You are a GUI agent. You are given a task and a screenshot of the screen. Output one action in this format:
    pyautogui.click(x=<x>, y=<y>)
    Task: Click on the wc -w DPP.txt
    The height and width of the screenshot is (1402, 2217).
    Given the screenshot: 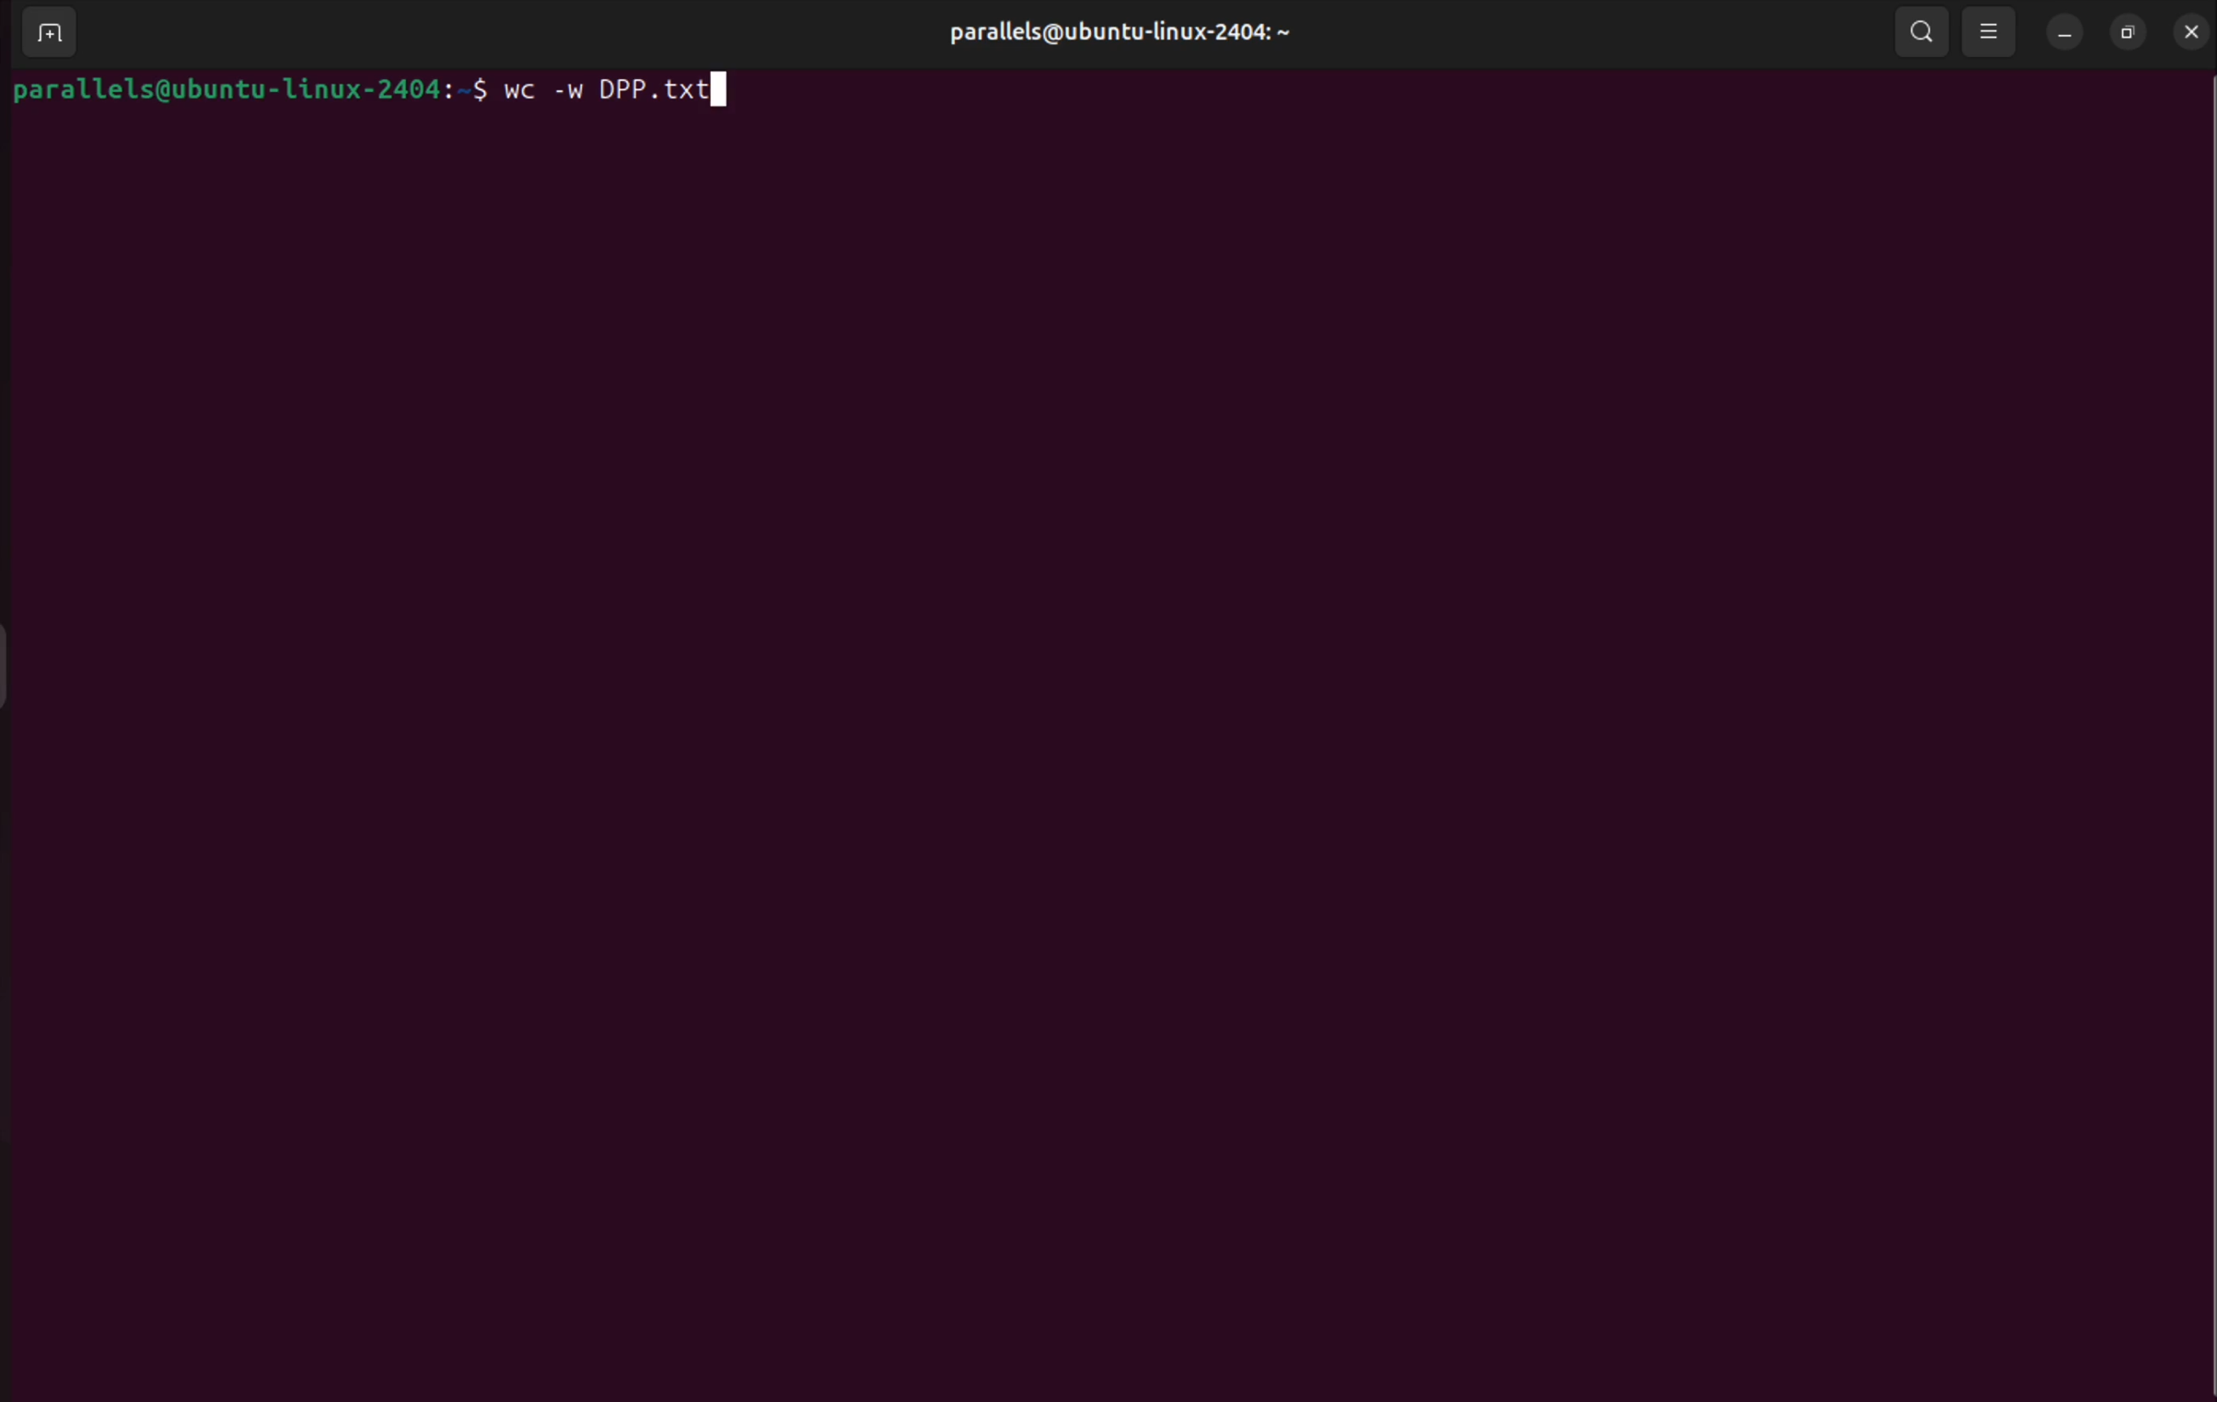 What is the action you would take?
    pyautogui.click(x=630, y=92)
    